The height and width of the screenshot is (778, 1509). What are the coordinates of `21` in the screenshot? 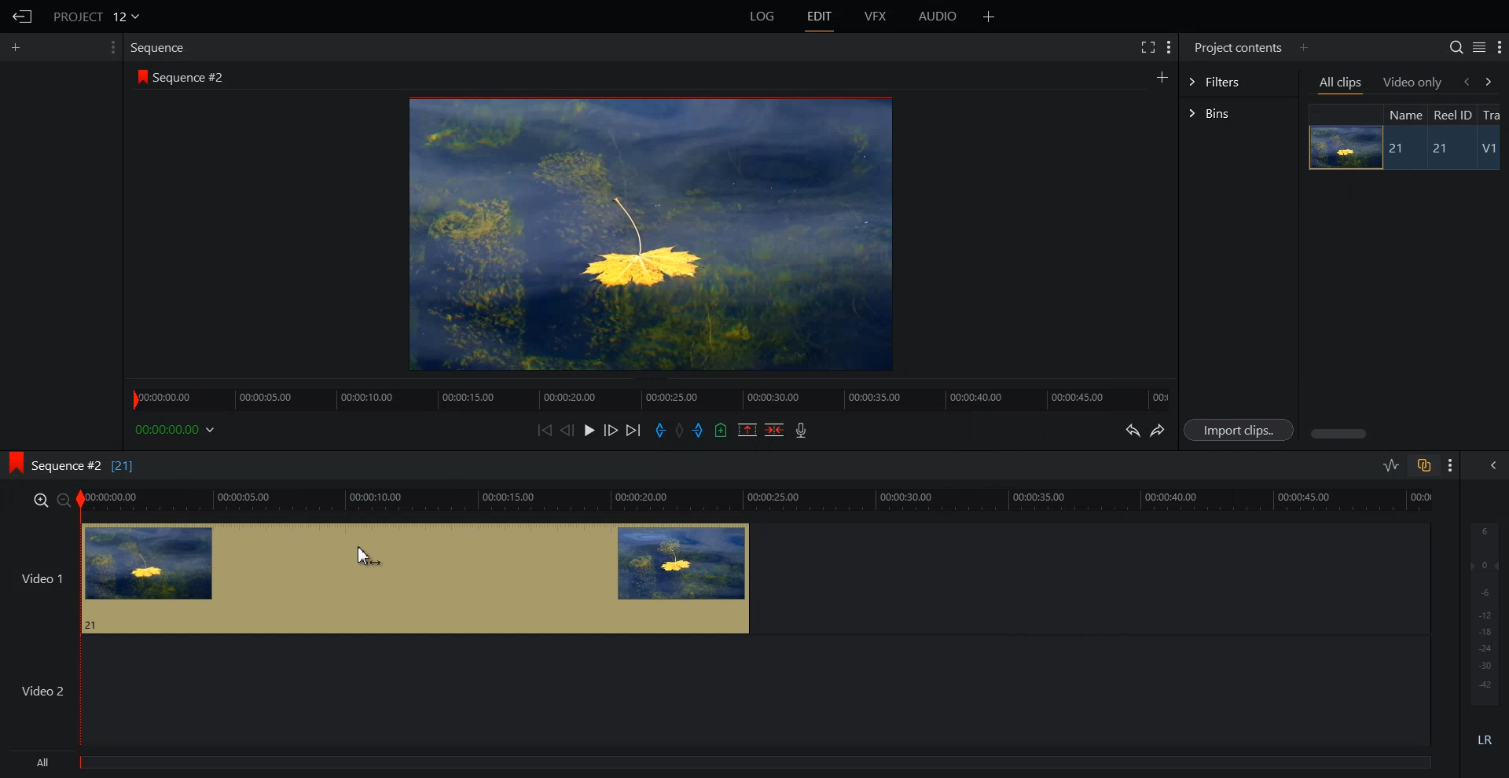 It's located at (1398, 149).